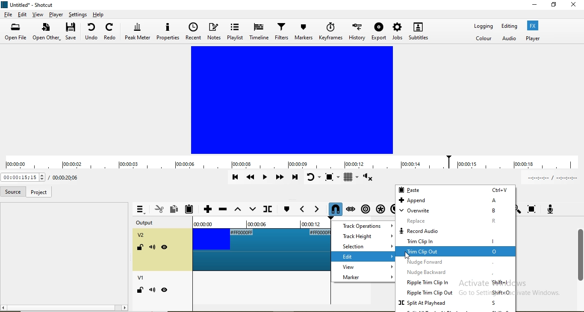 The width and height of the screenshot is (584, 312). Describe the element at coordinates (235, 177) in the screenshot. I see `Skip to previous` at that location.